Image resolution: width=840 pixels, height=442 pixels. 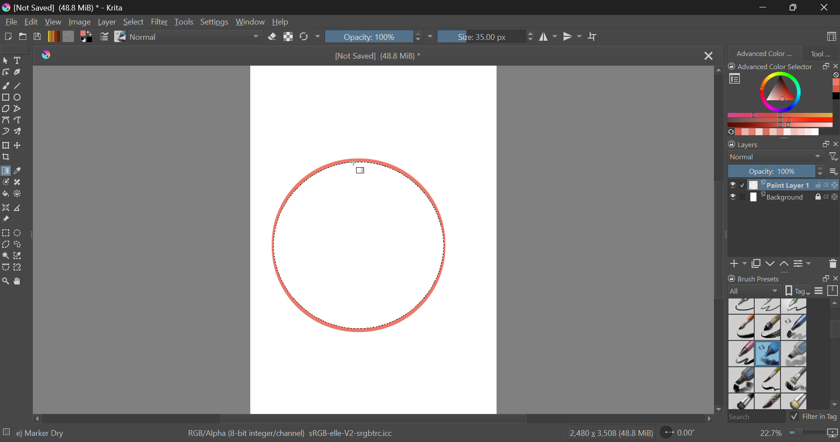 I want to click on Blending Mode, so click(x=783, y=157).